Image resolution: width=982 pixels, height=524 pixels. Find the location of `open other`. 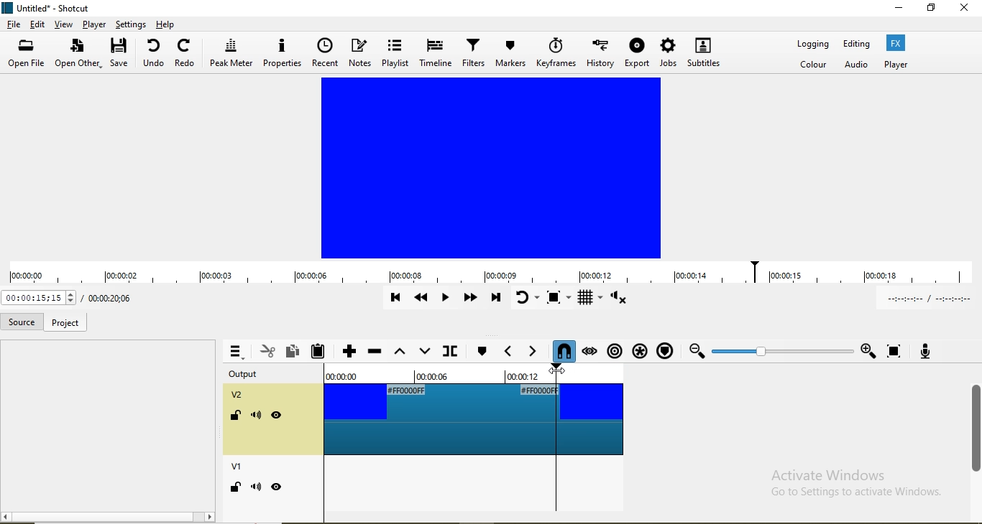

open other is located at coordinates (78, 55).